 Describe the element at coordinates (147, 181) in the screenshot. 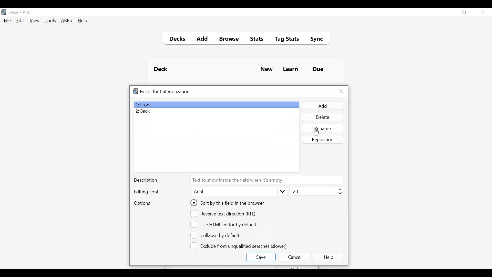

I see `Description` at that location.